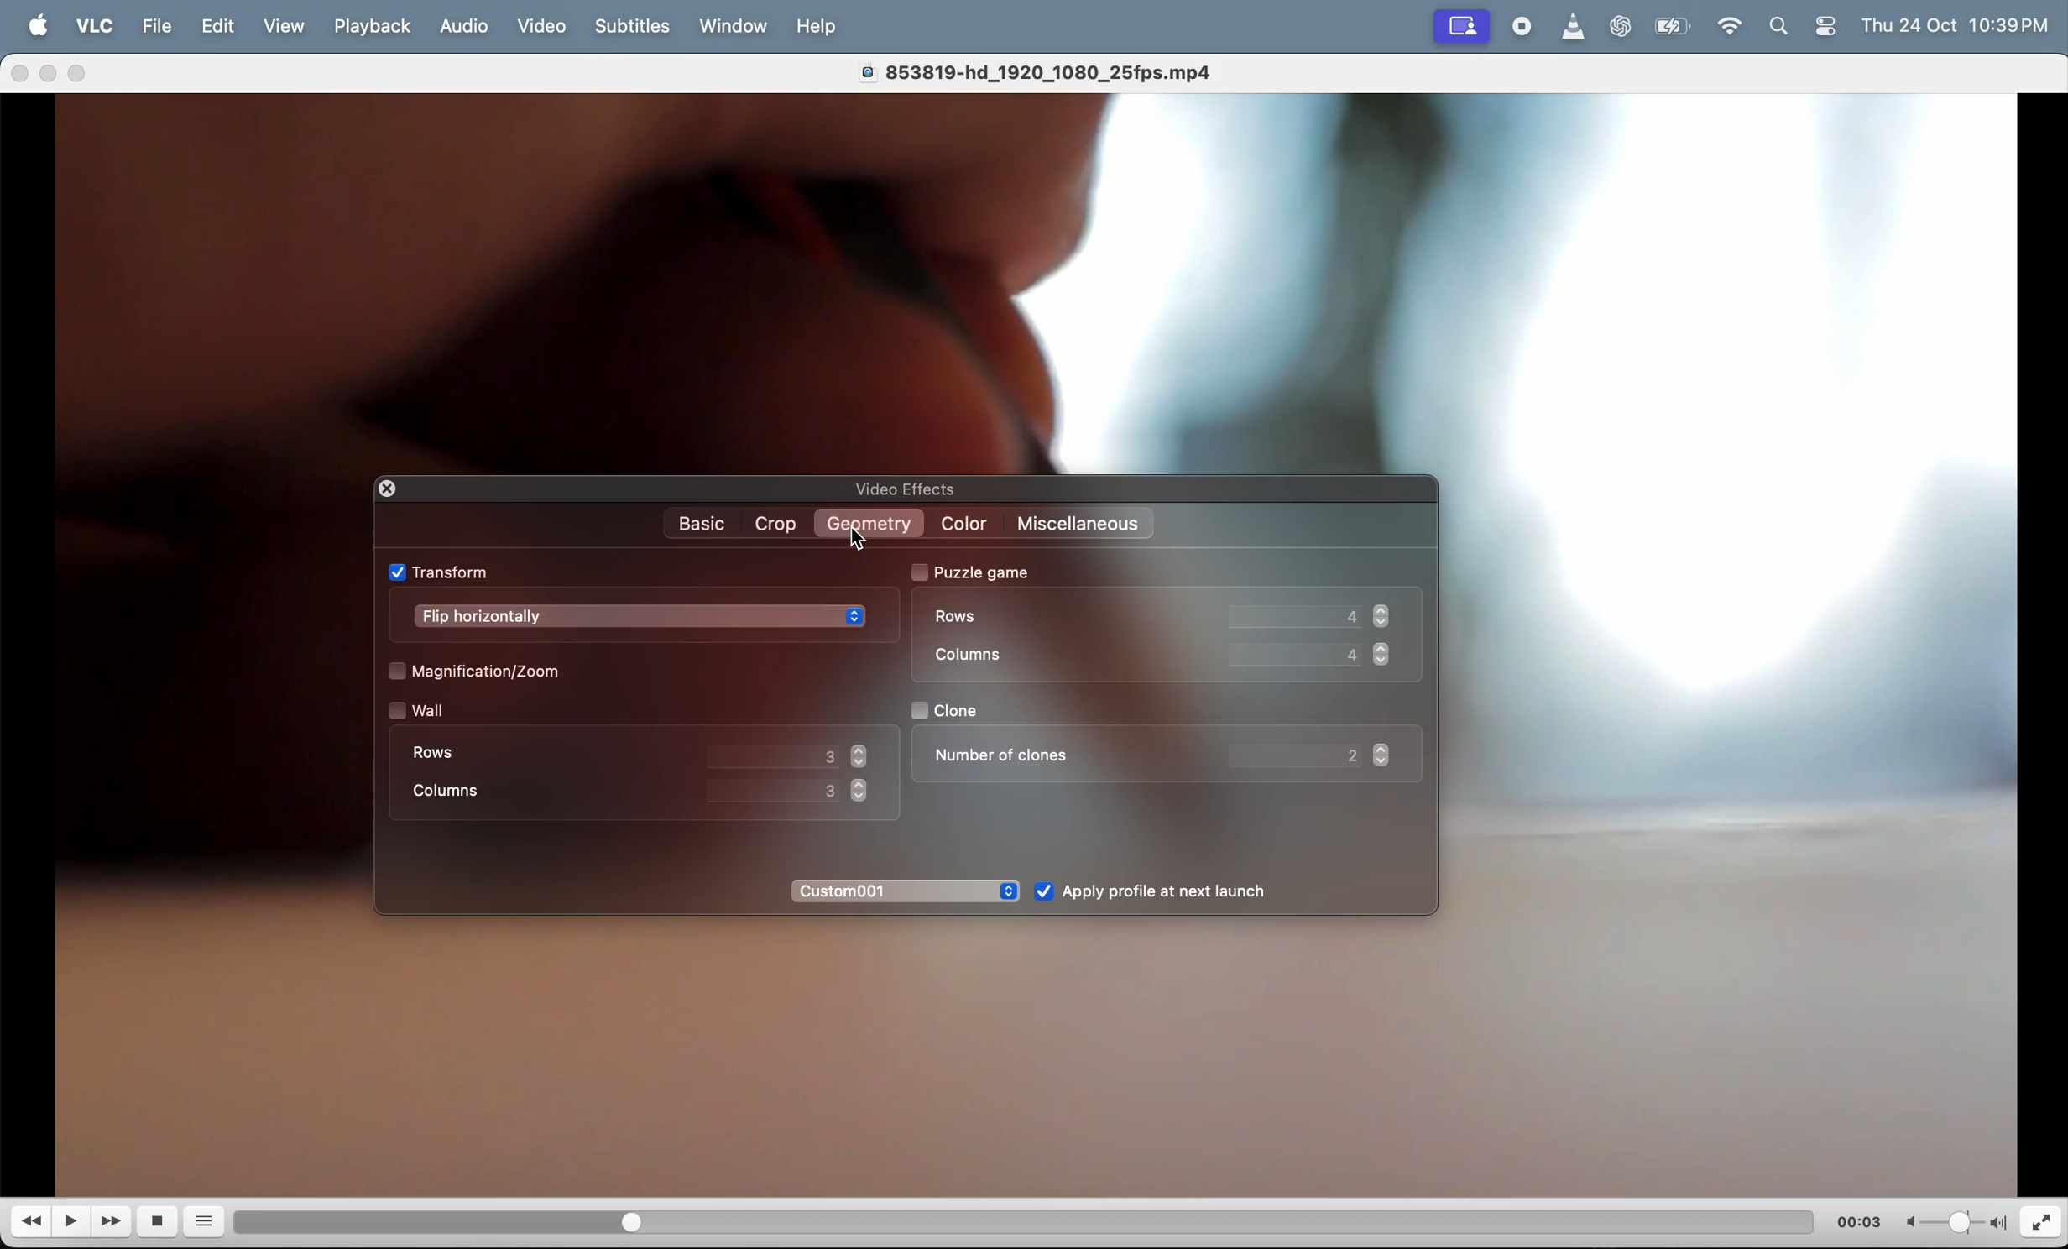 The height and width of the screenshot is (1249, 2068). Describe the element at coordinates (114, 1220) in the screenshot. I see `Fast forward` at that location.